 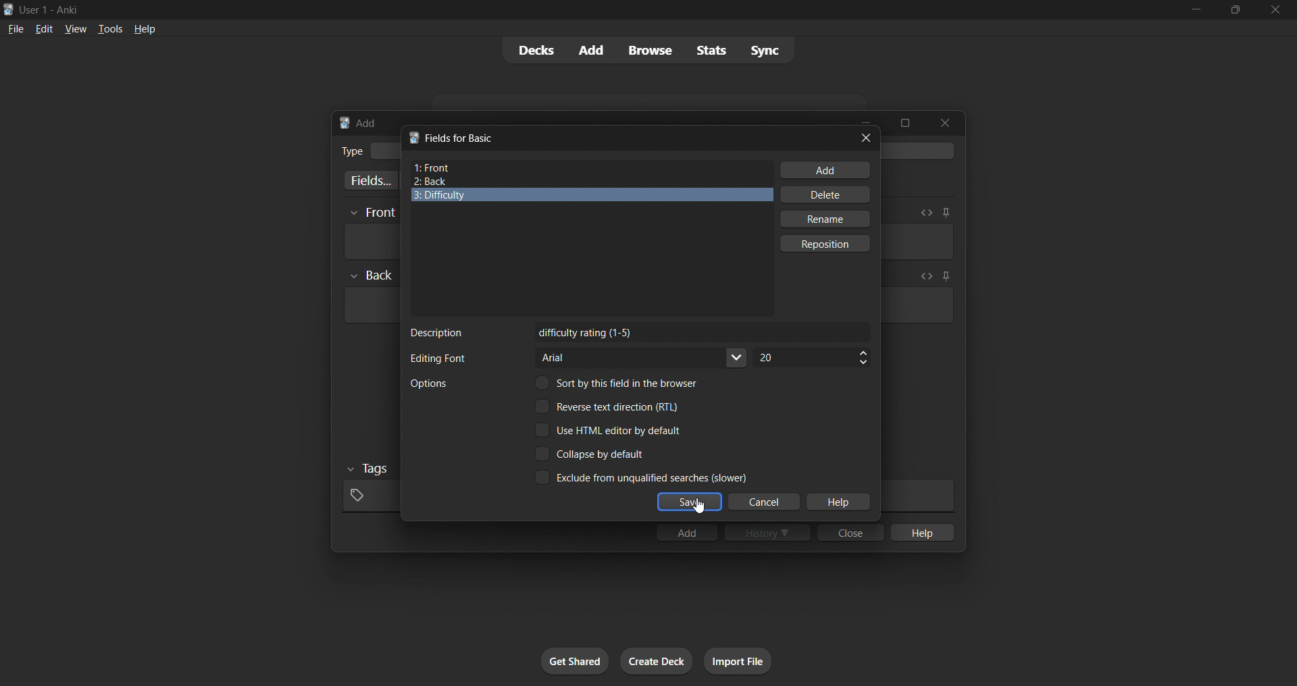 What do you see at coordinates (51, 11) in the screenshot?
I see `Text` at bounding box center [51, 11].